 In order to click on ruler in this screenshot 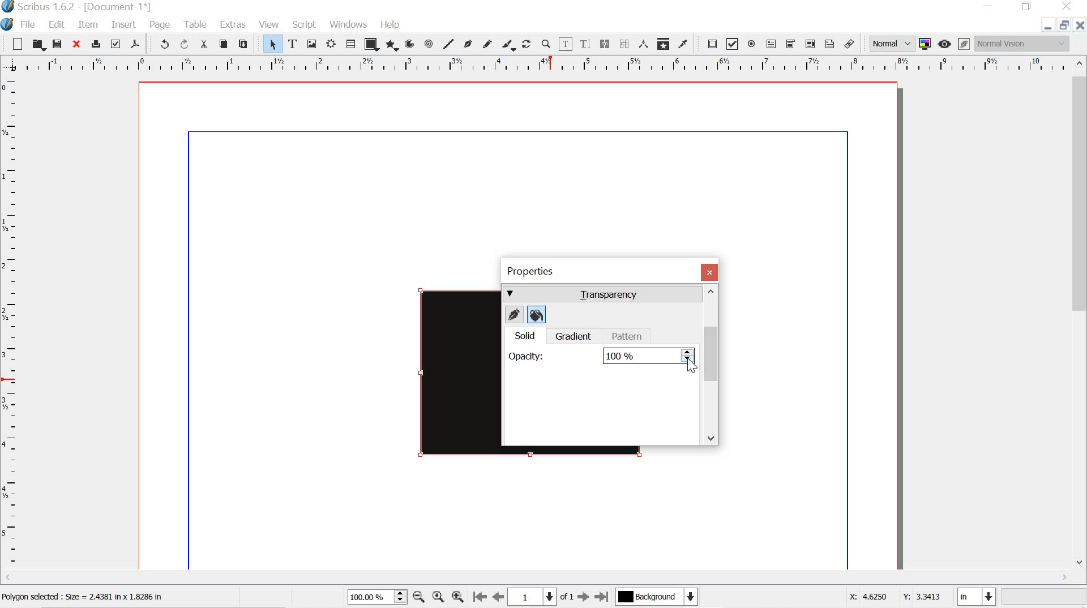, I will do `click(534, 64)`.